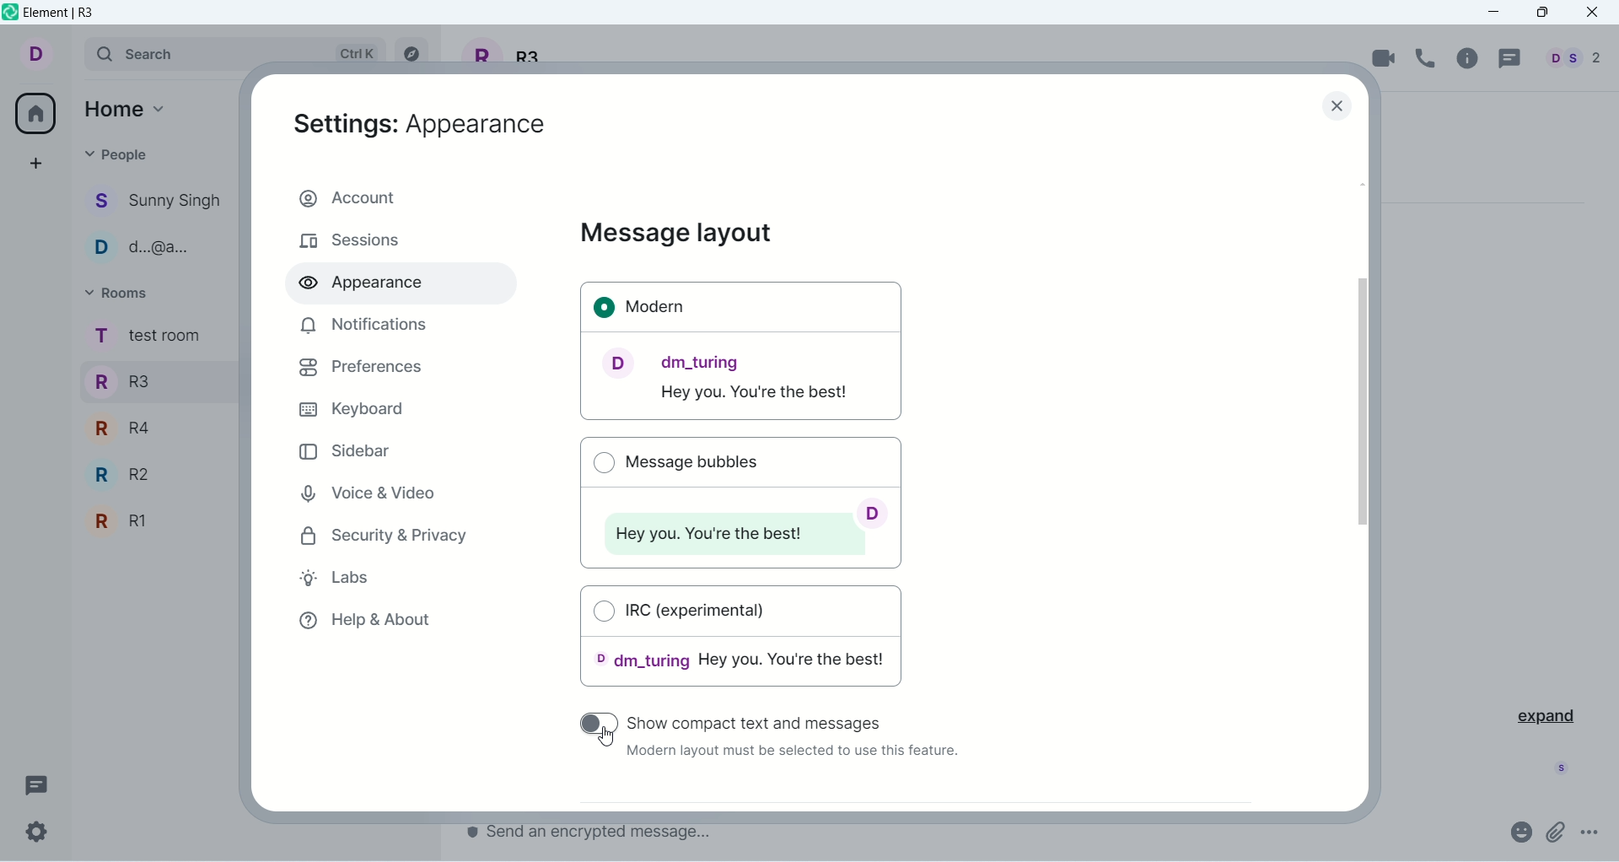 The image size is (1619, 862). Describe the element at coordinates (36, 163) in the screenshot. I see `create a space` at that location.